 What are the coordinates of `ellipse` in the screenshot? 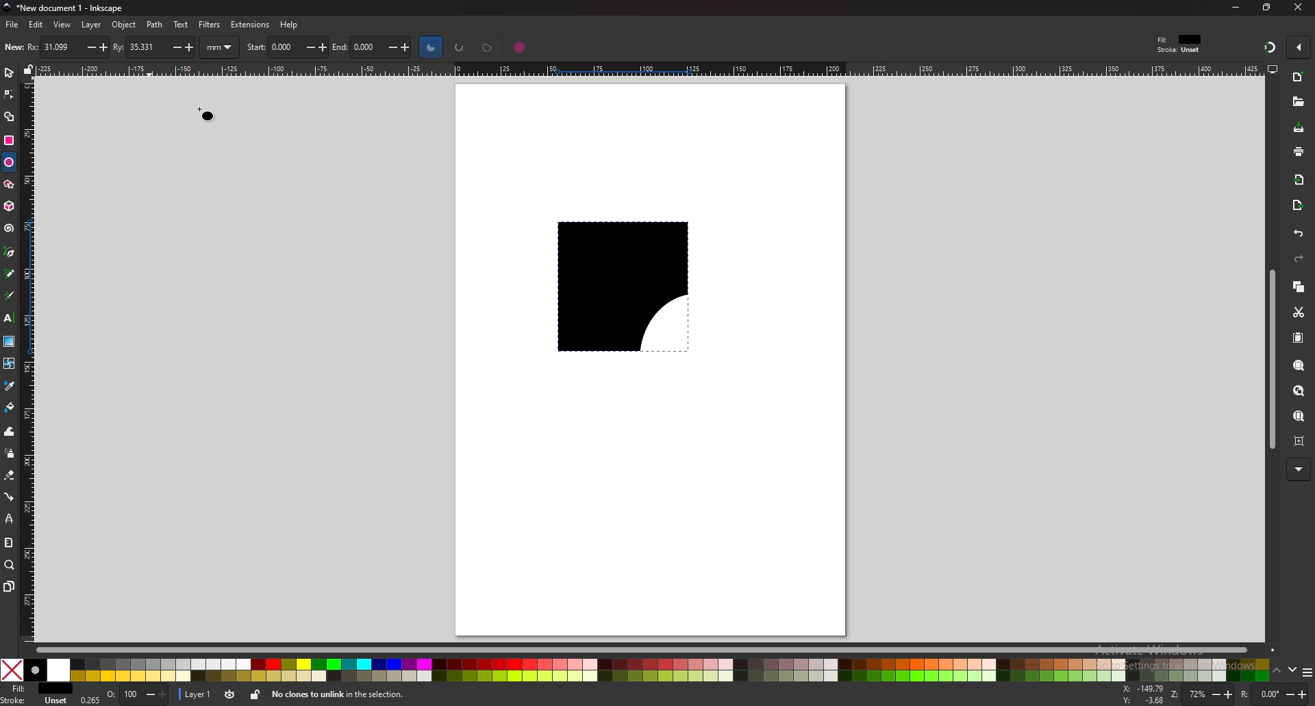 It's located at (9, 161).